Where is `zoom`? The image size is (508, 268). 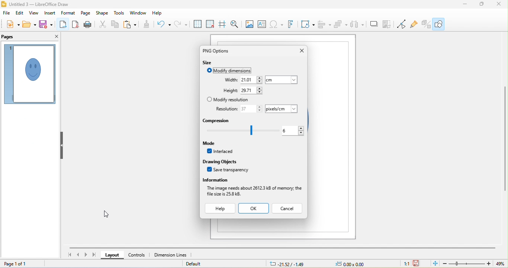 zoom is located at coordinates (474, 263).